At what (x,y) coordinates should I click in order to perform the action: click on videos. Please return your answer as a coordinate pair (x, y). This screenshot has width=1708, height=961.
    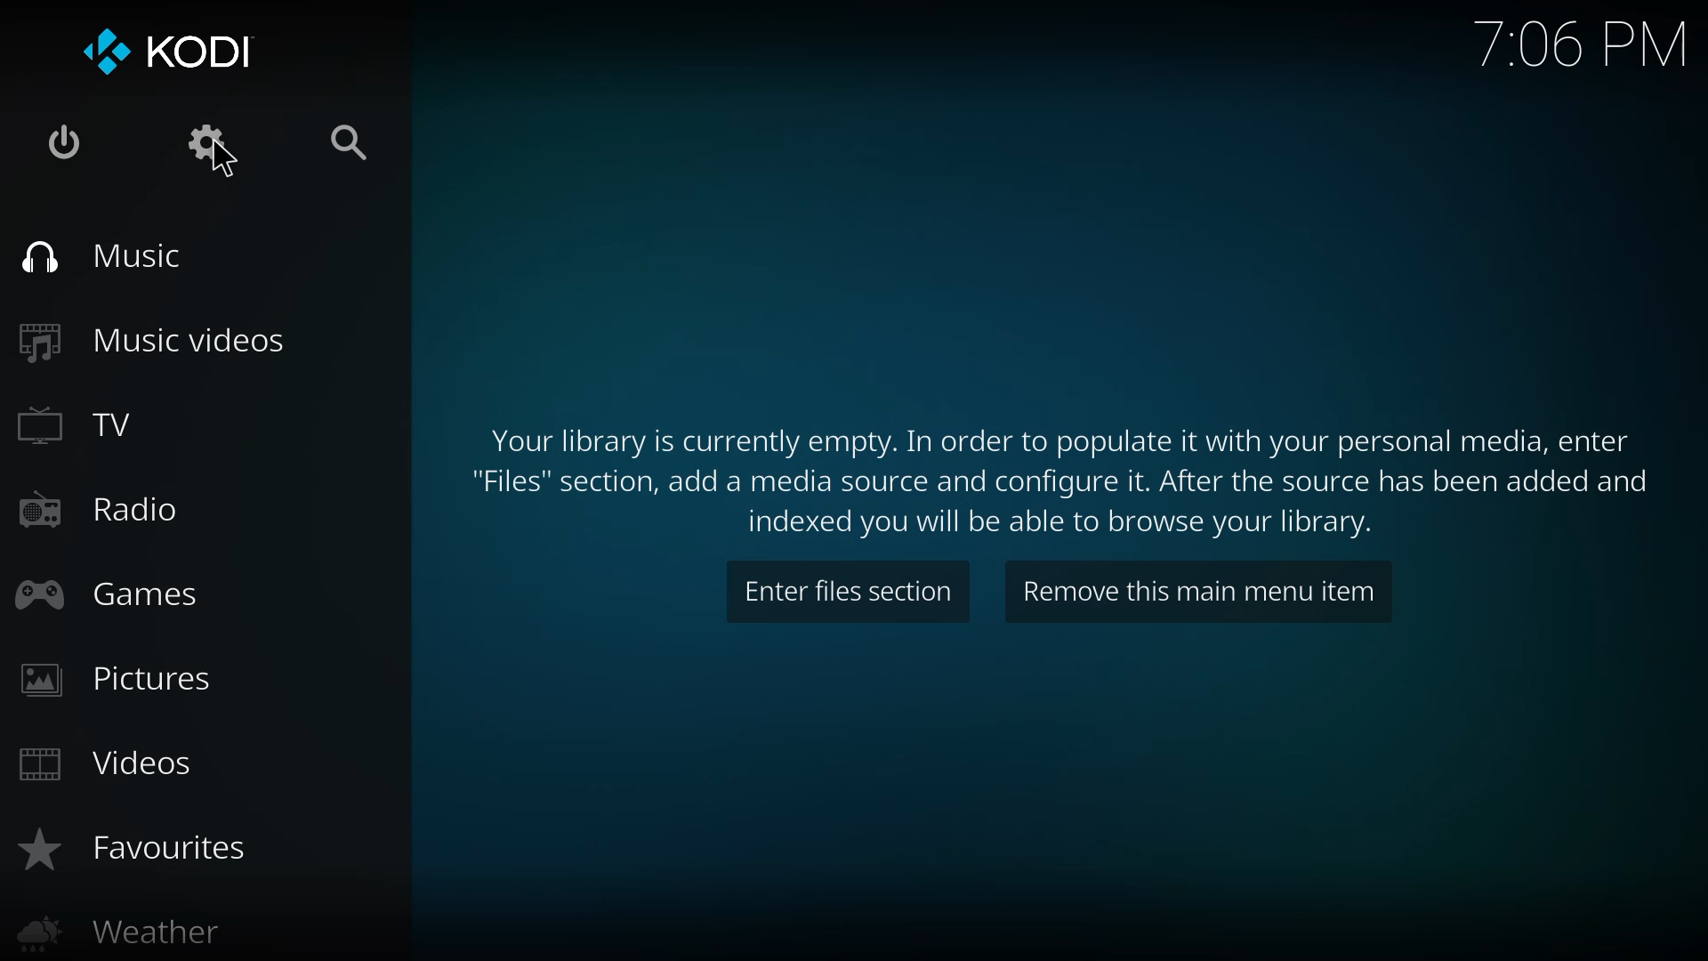
    Looking at the image, I should click on (105, 767).